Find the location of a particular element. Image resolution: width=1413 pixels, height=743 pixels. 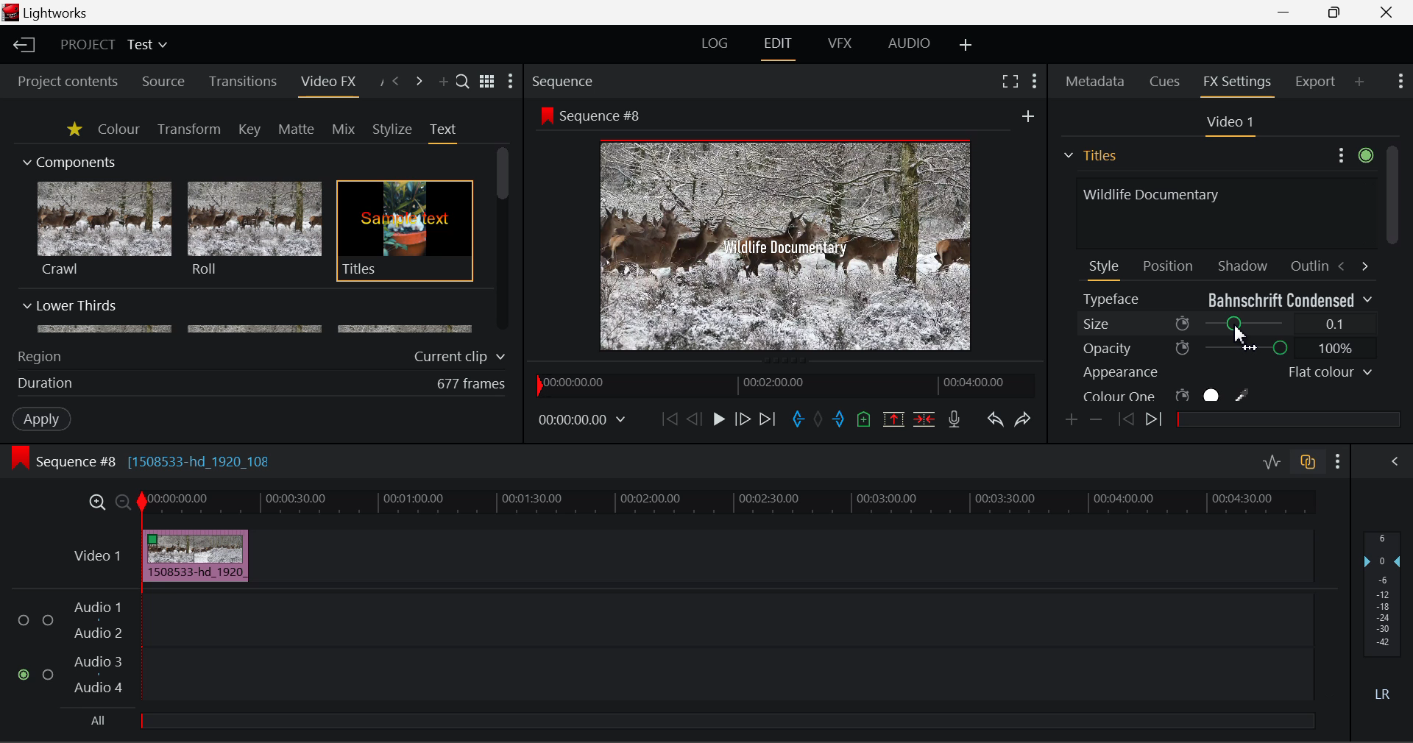

Components Section is located at coordinates (68, 159).